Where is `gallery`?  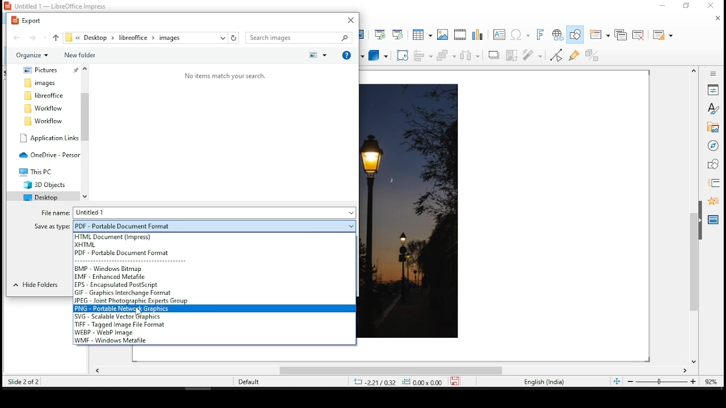
gallery is located at coordinates (713, 127).